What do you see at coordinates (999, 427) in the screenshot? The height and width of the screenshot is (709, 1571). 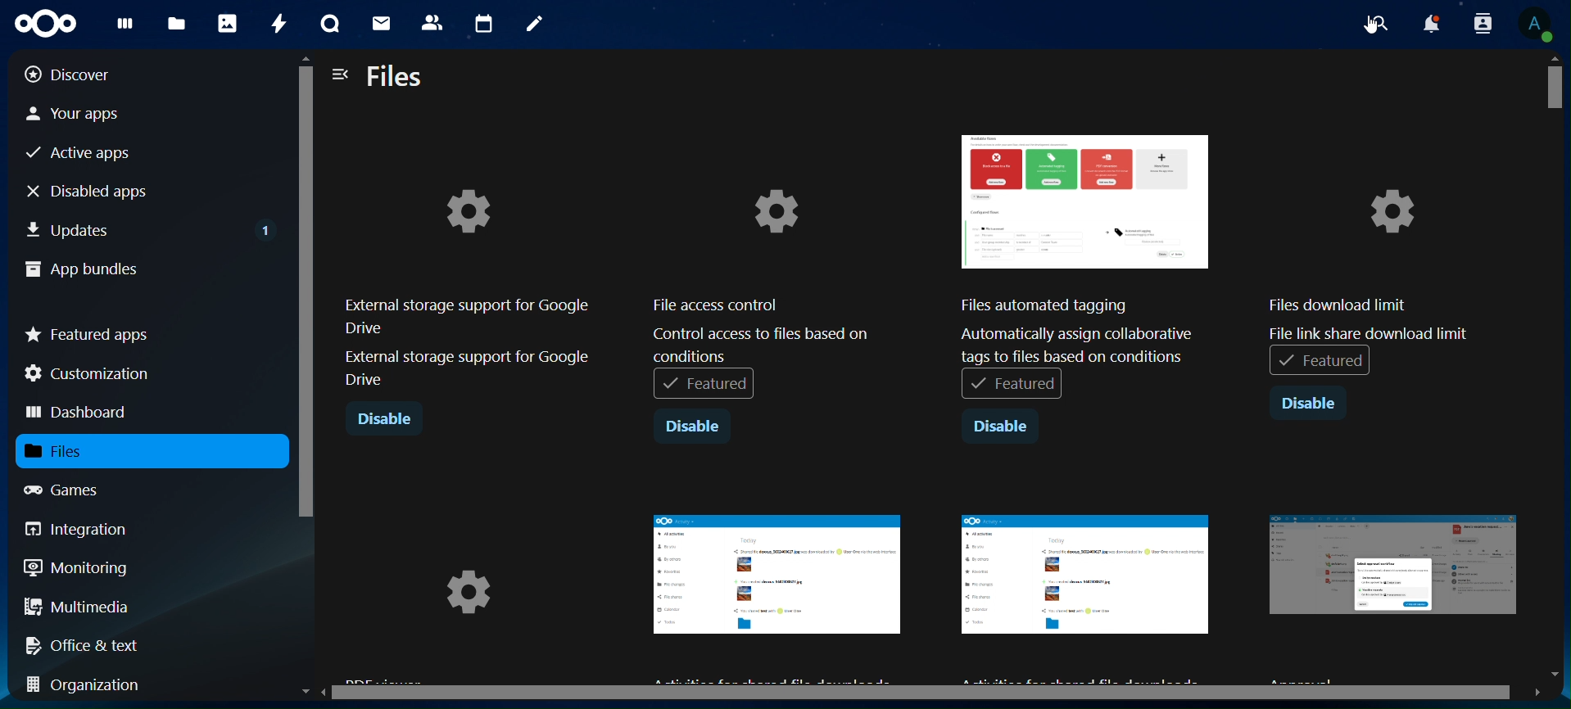 I see `disable` at bounding box center [999, 427].